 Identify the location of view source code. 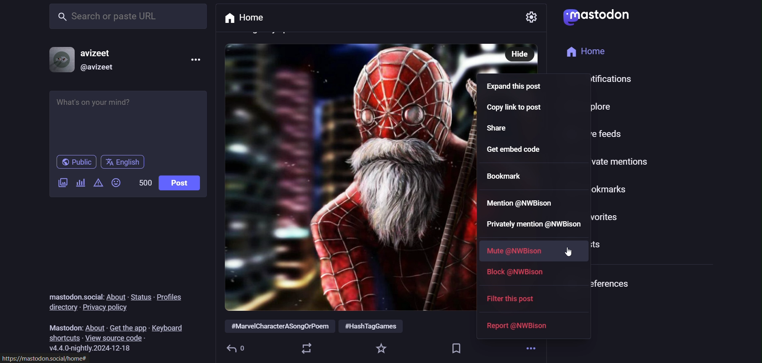
(117, 338).